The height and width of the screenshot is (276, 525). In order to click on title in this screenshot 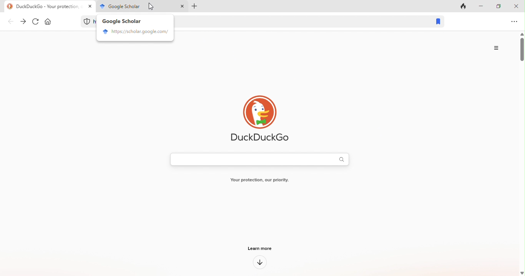, I will do `click(48, 6)`.